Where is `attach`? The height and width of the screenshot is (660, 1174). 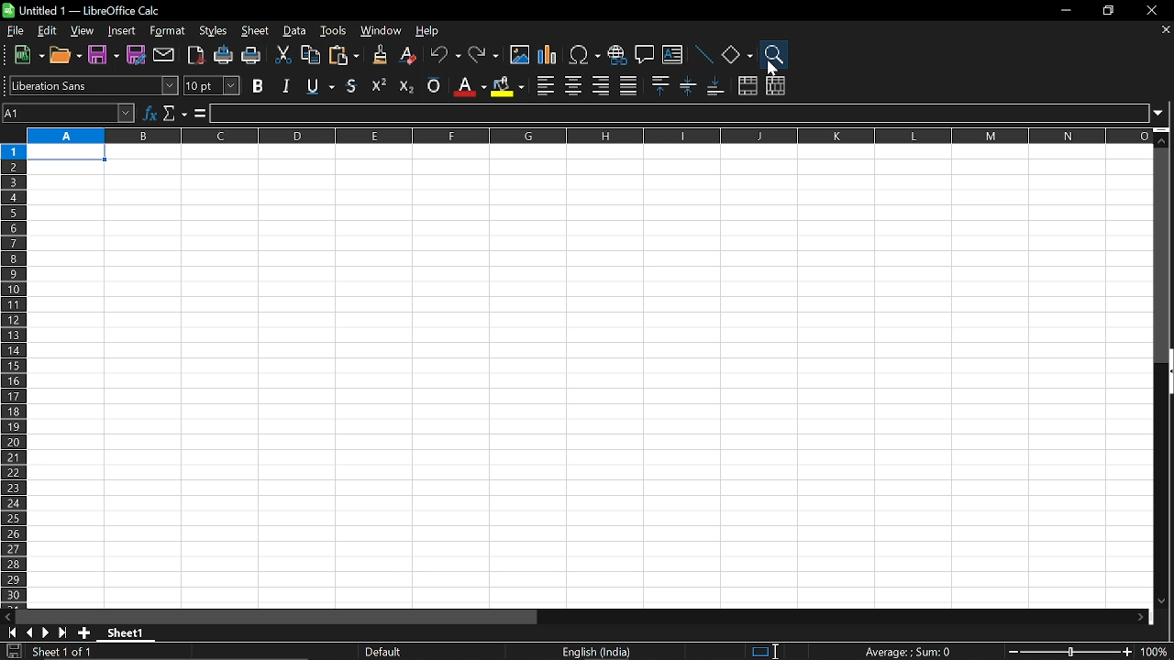
attach is located at coordinates (165, 56).